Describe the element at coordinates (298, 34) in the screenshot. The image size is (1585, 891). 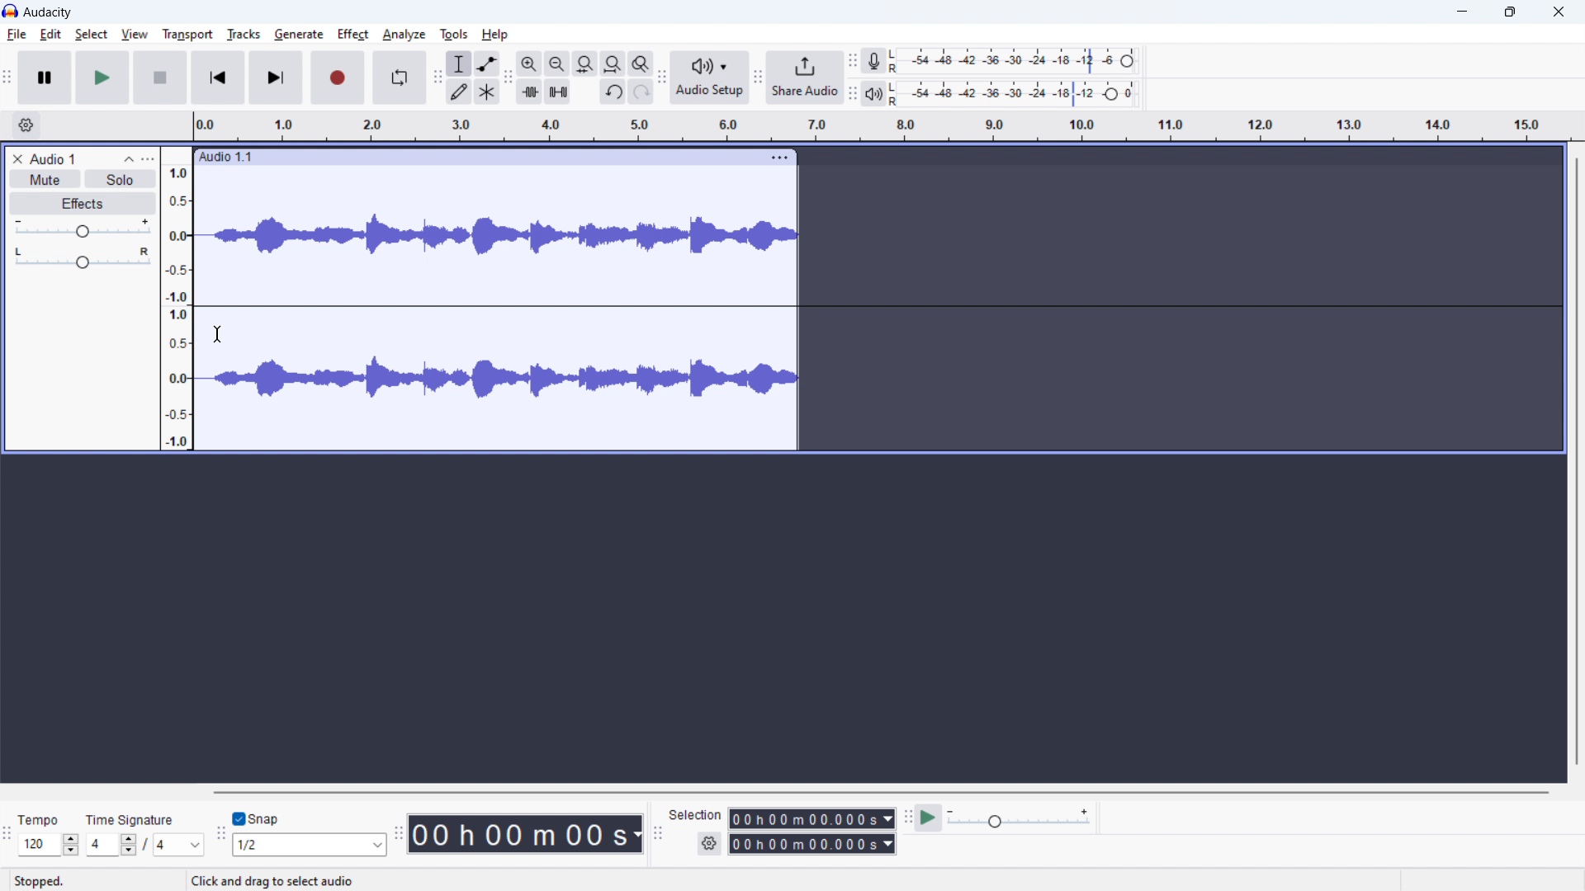
I see `generate` at that location.